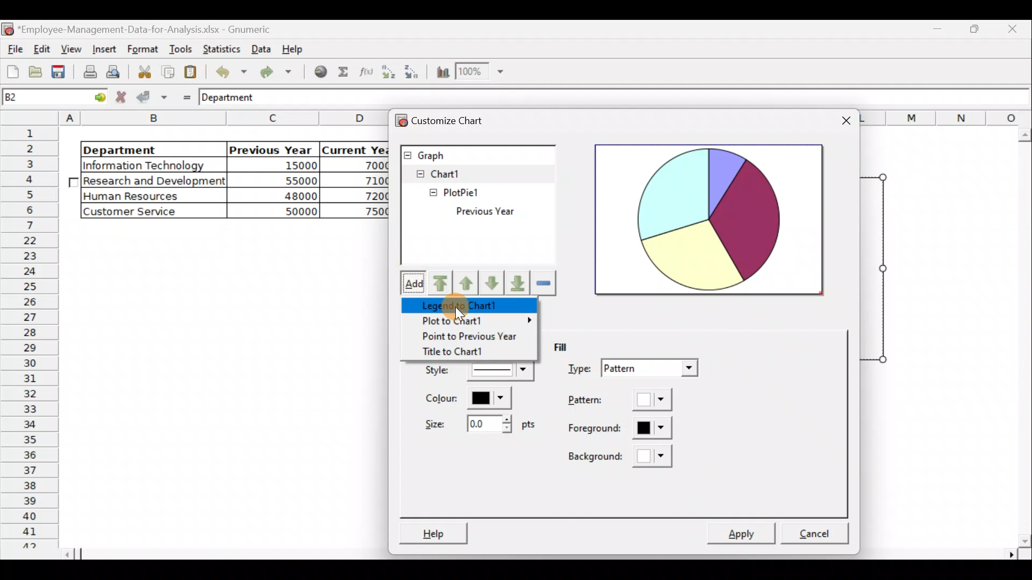 This screenshot has height=580, width=1032. I want to click on Rows, so click(32, 337).